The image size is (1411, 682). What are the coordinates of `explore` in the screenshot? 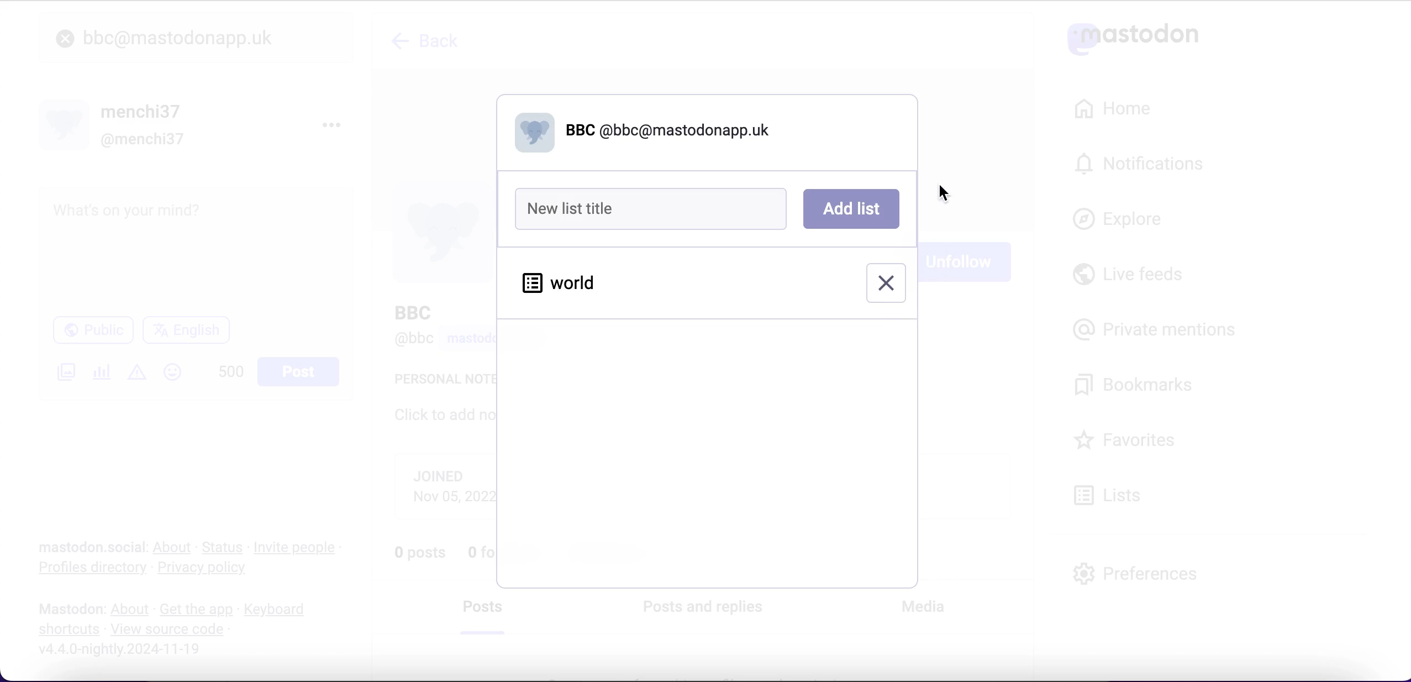 It's located at (1128, 220).